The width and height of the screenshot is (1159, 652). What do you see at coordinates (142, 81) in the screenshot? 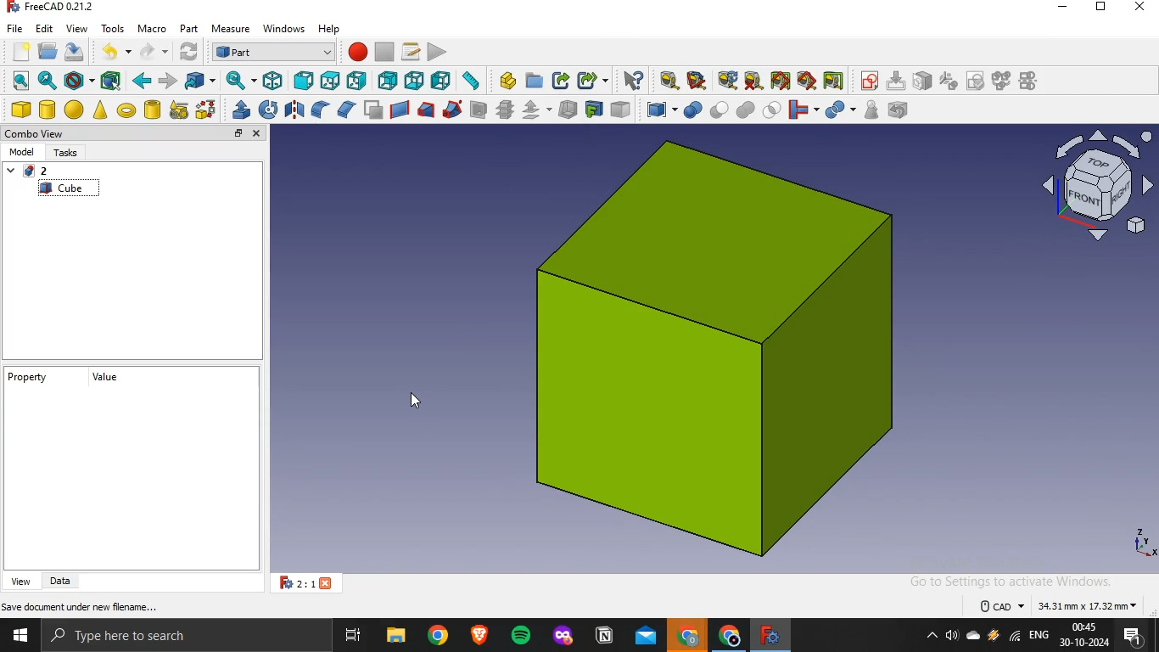
I see `backward` at bounding box center [142, 81].